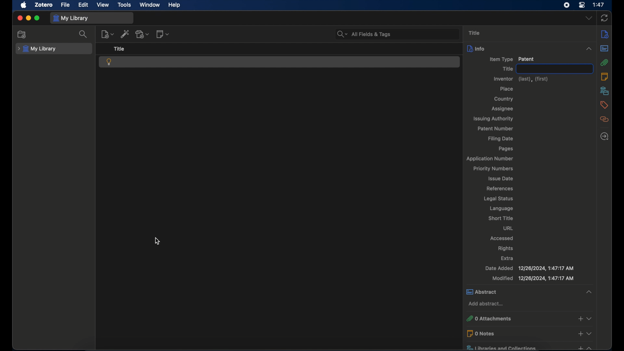 This screenshot has width=624, height=351. I want to click on Collapse or expand , so click(590, 333).